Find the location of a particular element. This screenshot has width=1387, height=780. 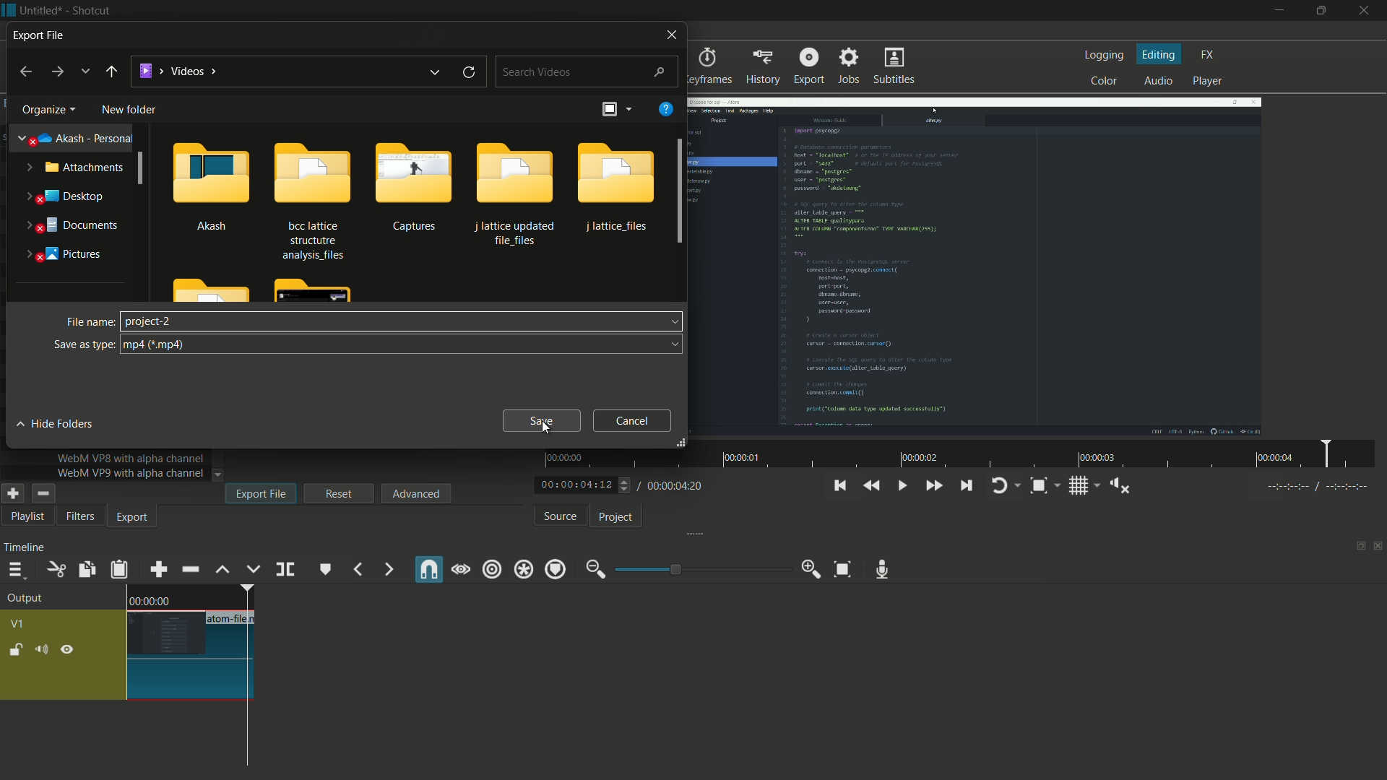

add current preet is located at coordinates (12, 493).